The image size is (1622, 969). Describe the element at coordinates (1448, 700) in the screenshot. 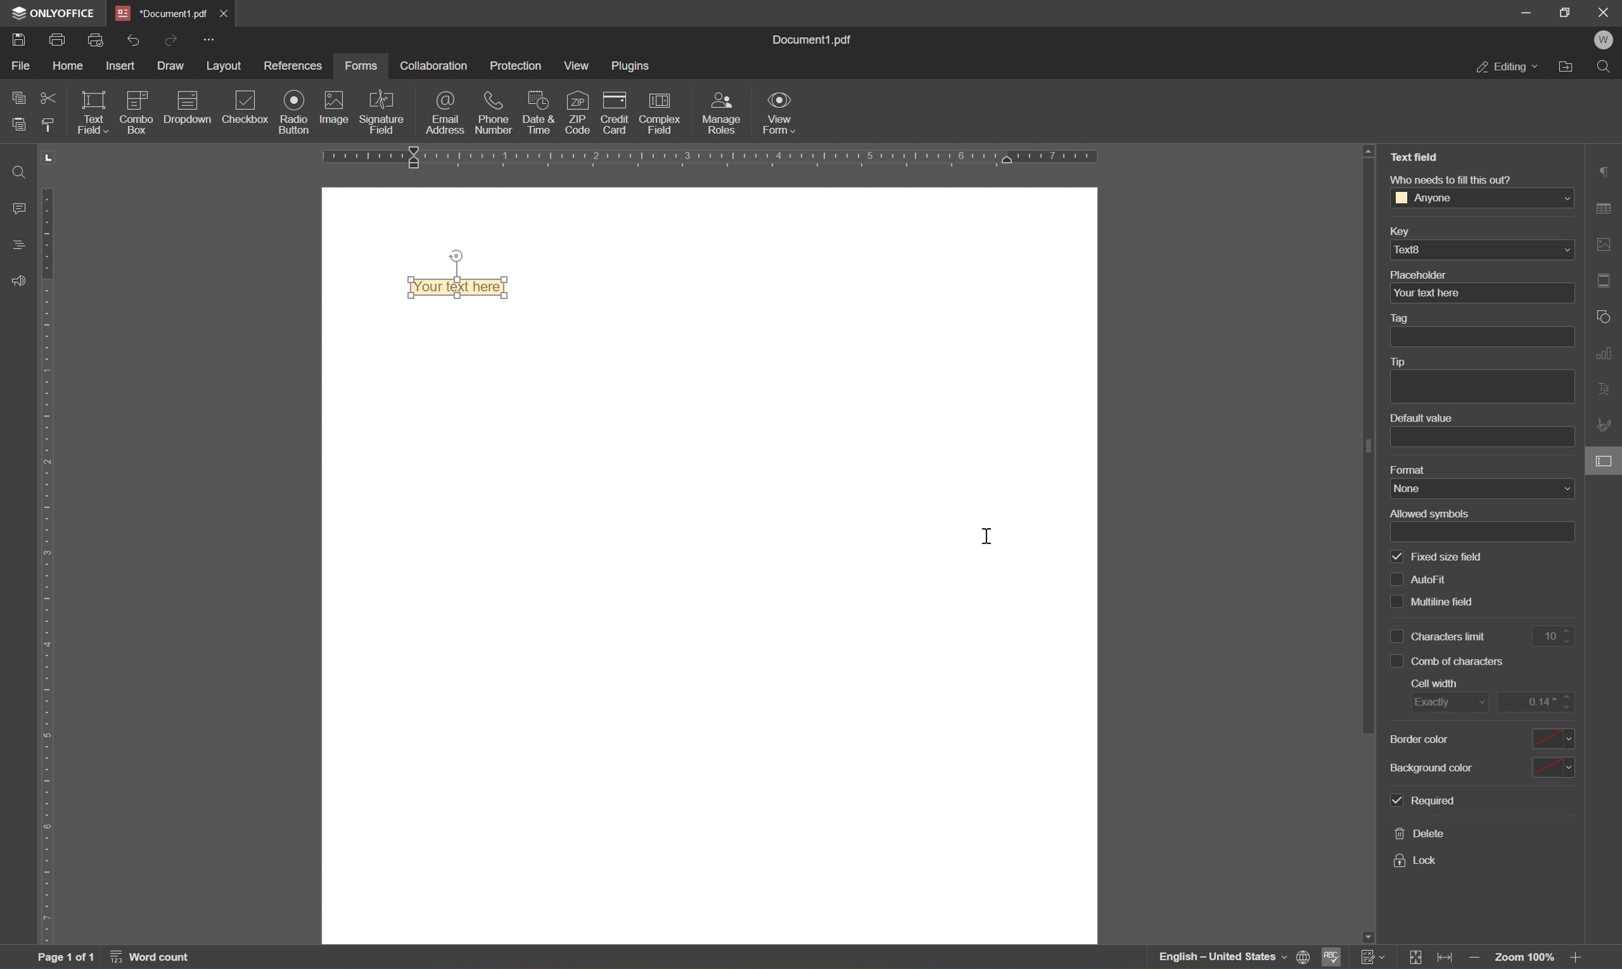

I see `exactly` at that location.